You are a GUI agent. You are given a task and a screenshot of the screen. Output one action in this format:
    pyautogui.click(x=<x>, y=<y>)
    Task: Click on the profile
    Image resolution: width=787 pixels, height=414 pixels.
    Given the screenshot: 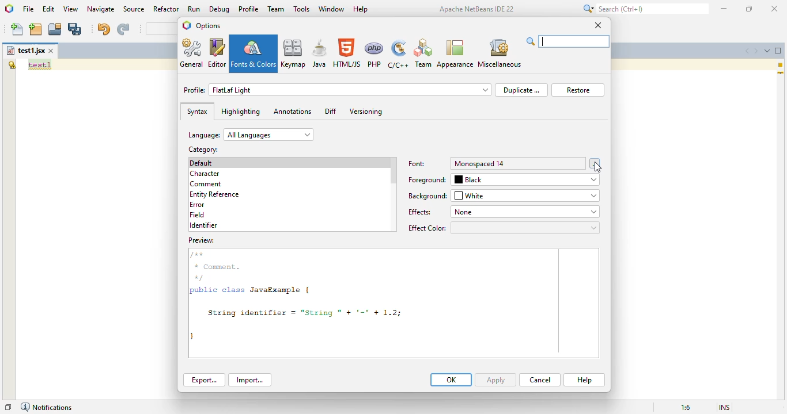 What is the action you would take?
    pyautogui.click(x=338, y=90)
    